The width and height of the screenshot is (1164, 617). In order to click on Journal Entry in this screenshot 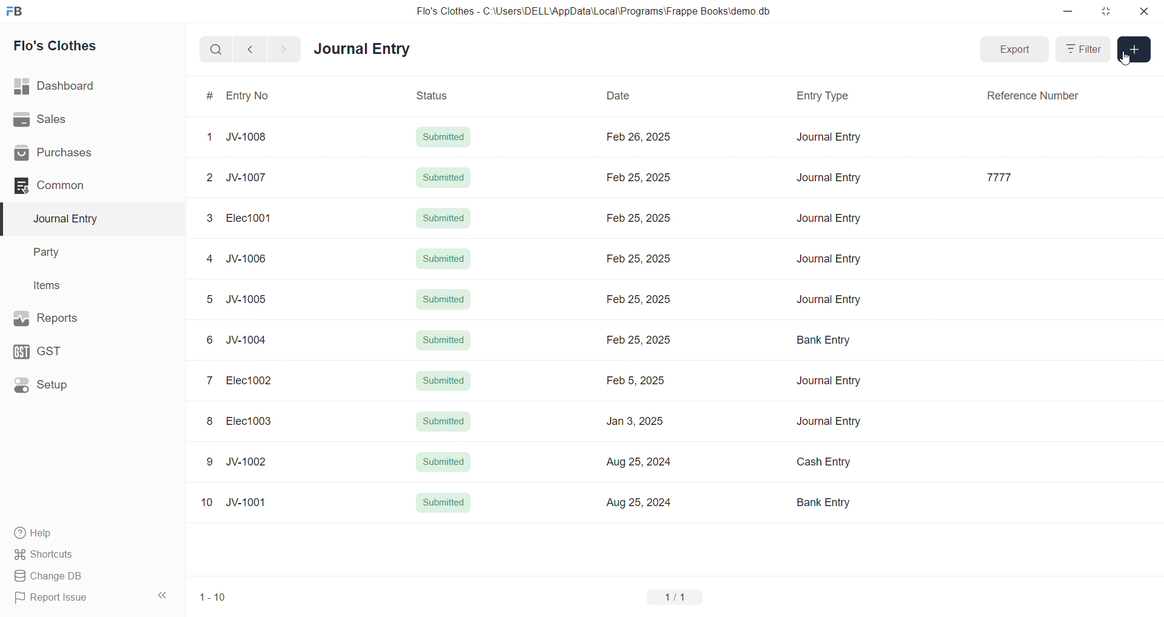, I will do `click(829, 300)`.